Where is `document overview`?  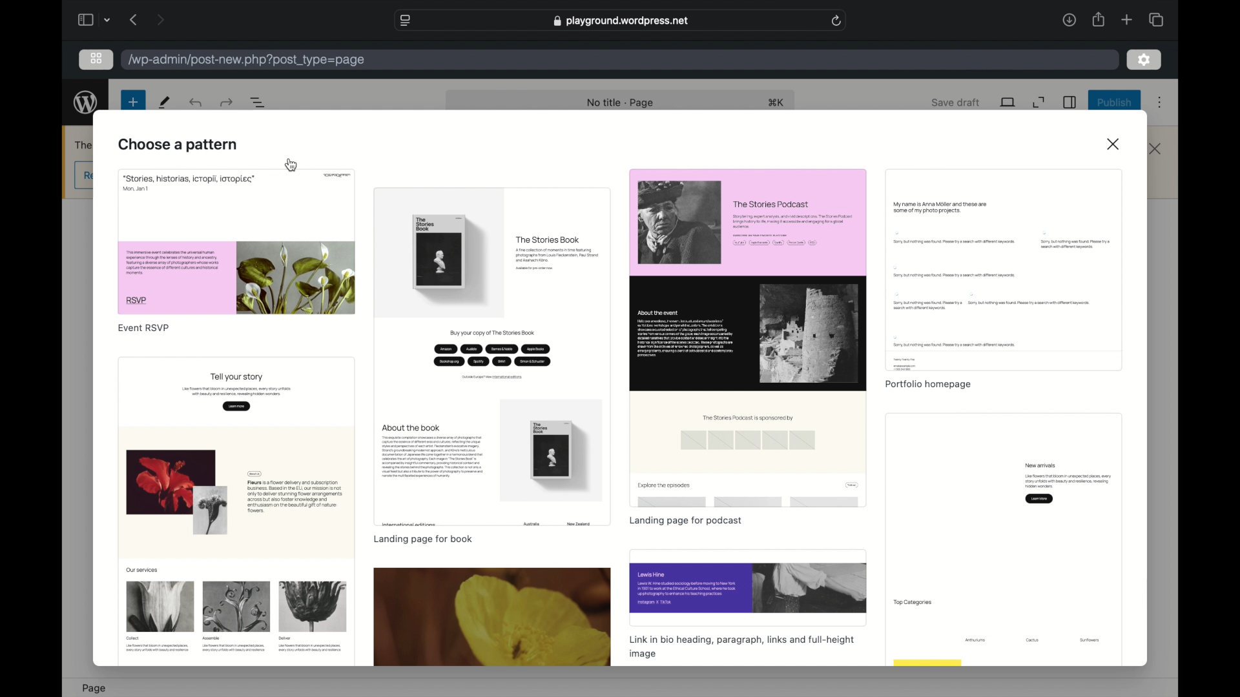
document overview is located at coordinates (258, 103).